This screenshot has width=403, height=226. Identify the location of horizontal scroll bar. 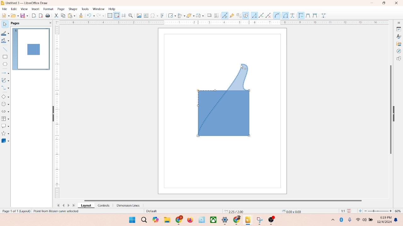
(228, 200).